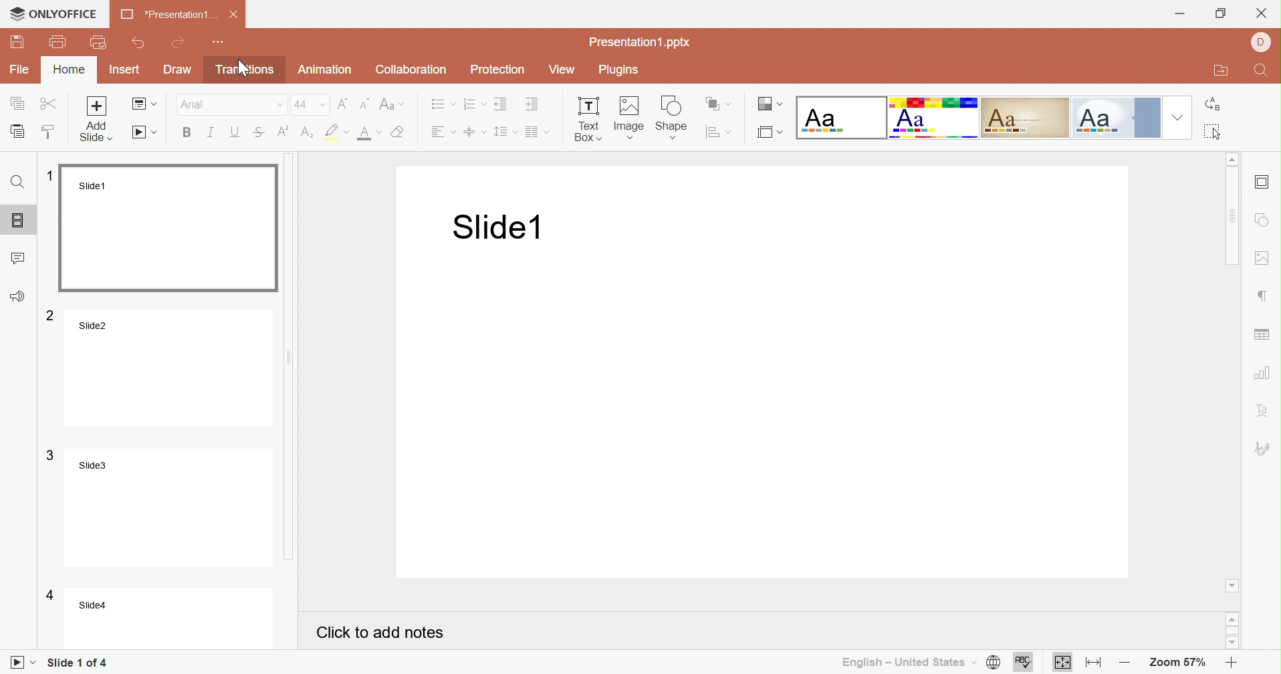  What do you see at coordinates (538, 134) in the screenshot?
I see `Insert columns` at bounding box center [538, 134].